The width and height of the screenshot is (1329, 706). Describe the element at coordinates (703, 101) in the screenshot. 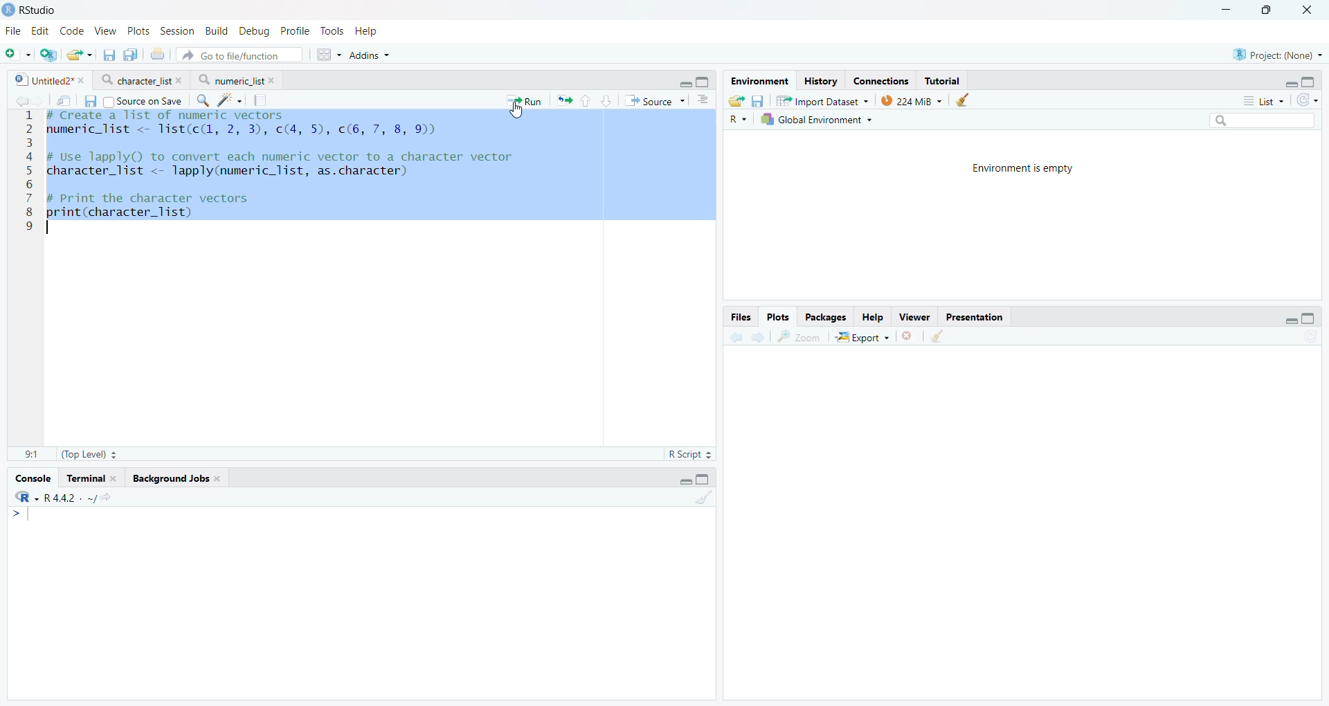

I see `Show document outline` at that location.